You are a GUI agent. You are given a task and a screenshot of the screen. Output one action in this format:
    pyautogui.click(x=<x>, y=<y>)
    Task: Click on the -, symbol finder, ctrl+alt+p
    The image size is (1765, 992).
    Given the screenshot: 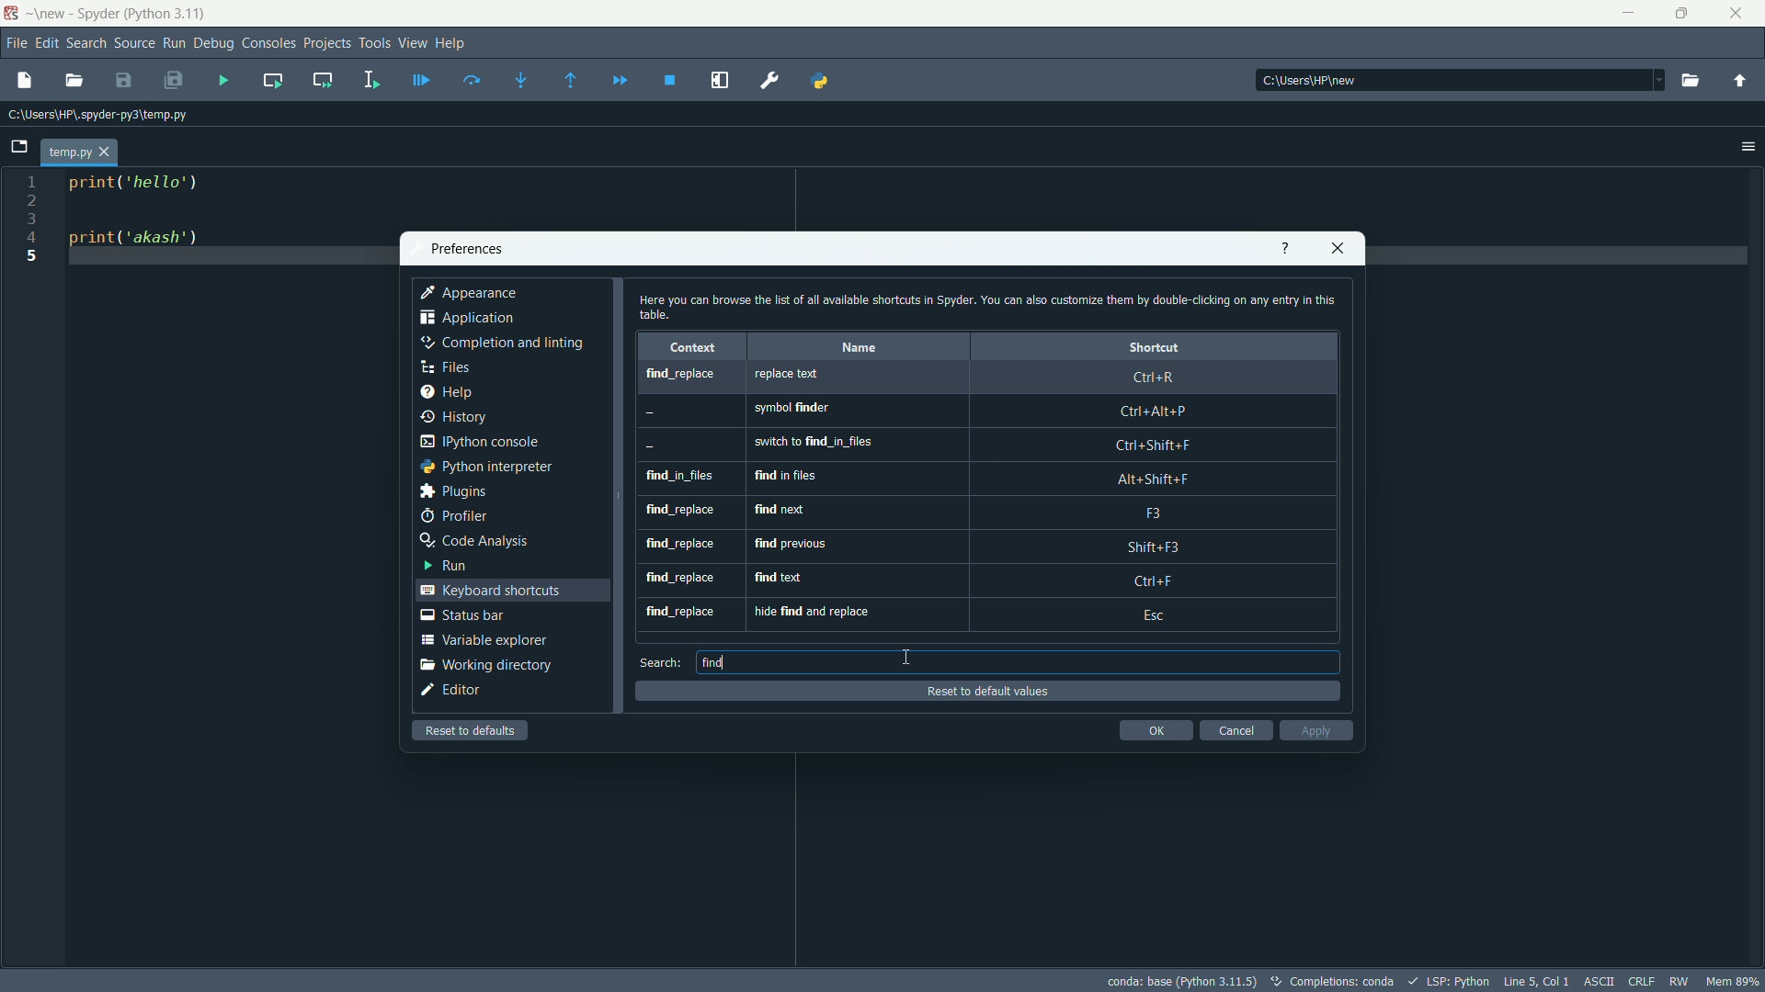 What is the action you would take?
    pyautogui.click(x=967, y=412)
    